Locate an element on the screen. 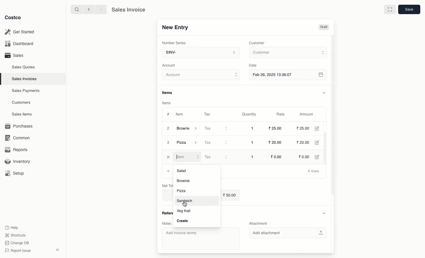 Image resolution: width=425 pixels, height=258 pixels. SINV- is located at coordinates (200, 53).